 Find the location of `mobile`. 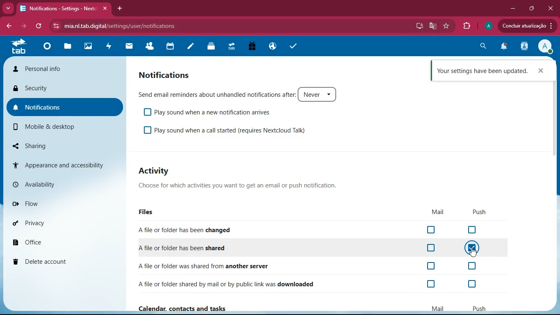

mobile is located at coordinates (53, 126).